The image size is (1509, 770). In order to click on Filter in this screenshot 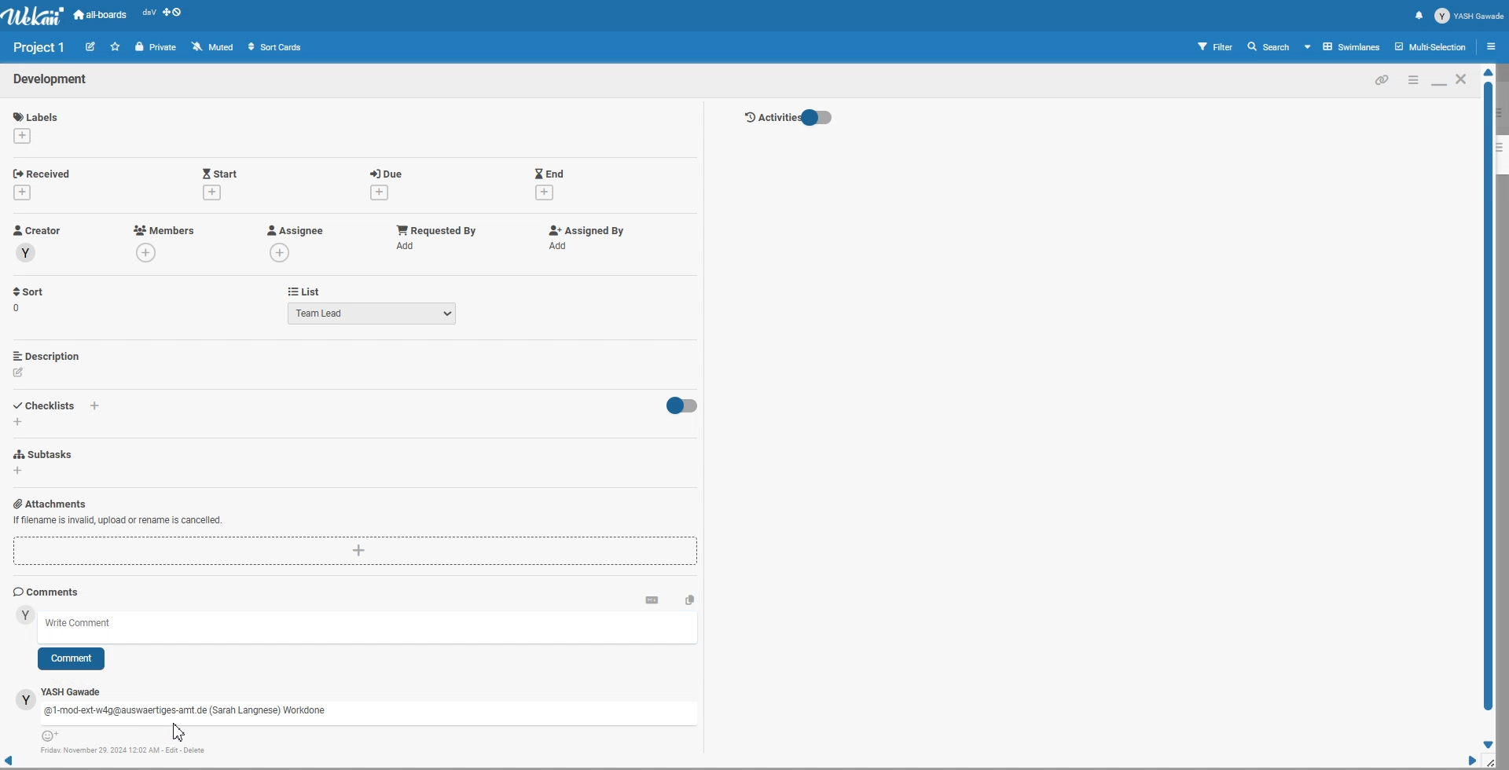, I will do `click(1216, 46)`.